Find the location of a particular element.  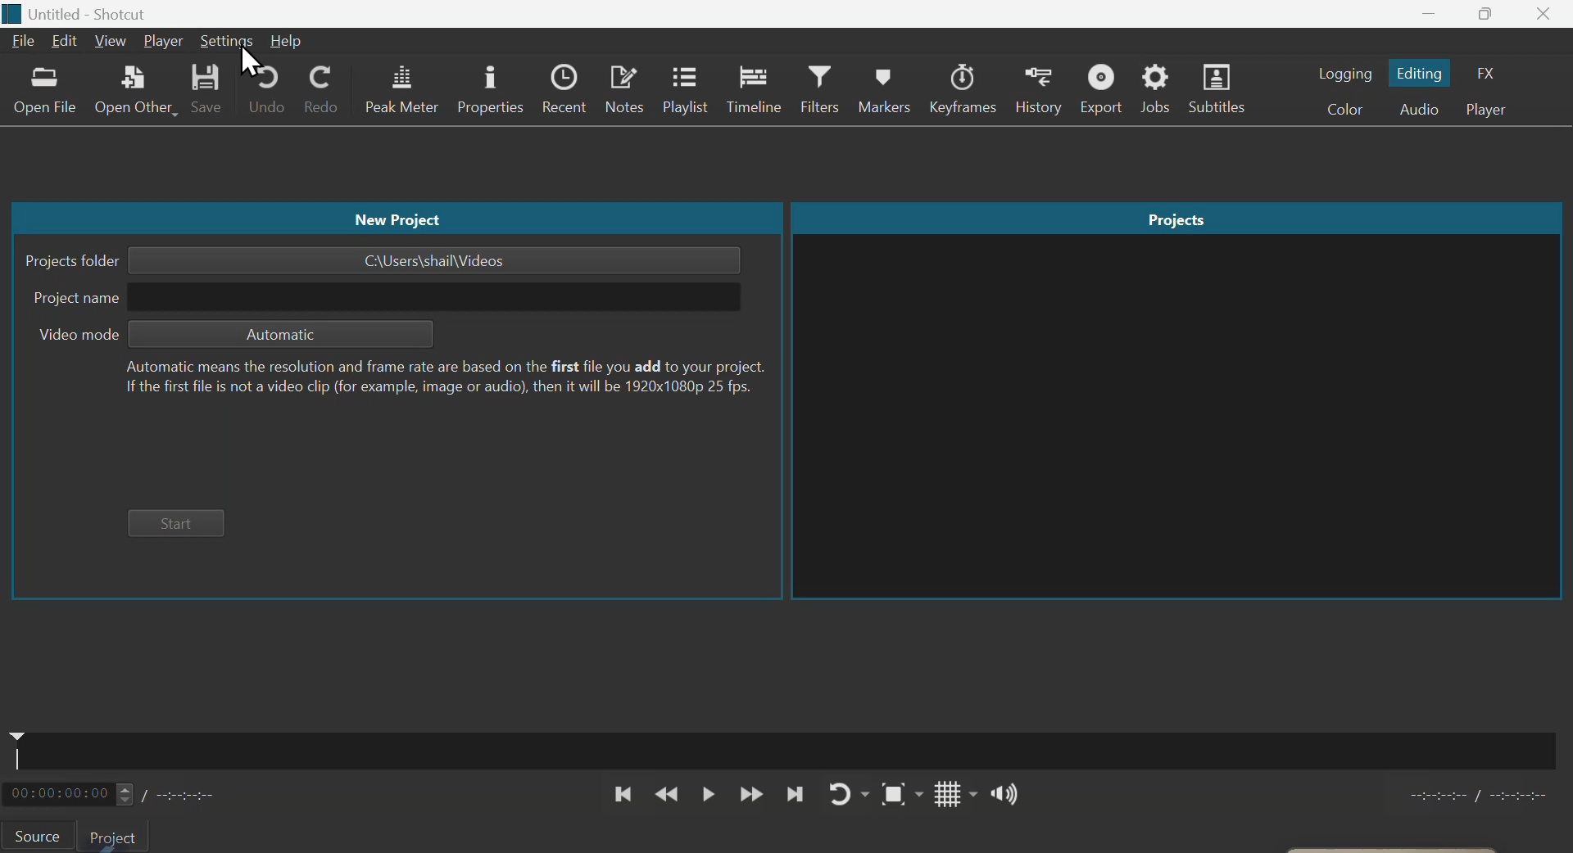

Projects is located at coordinates (1176, 217).